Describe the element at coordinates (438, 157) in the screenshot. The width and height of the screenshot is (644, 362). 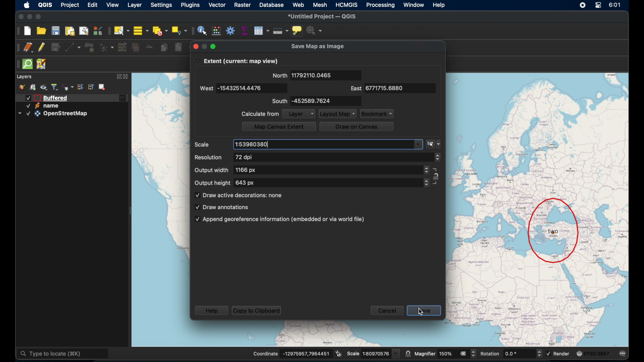
I see `stepper button` at that location.